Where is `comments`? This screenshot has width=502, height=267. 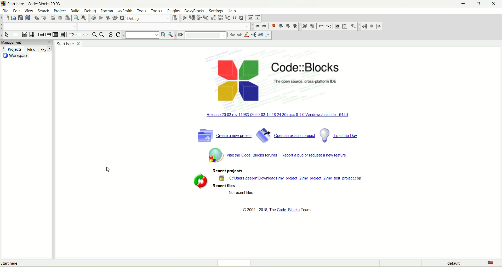
comments is located at coordinates (325, 26).